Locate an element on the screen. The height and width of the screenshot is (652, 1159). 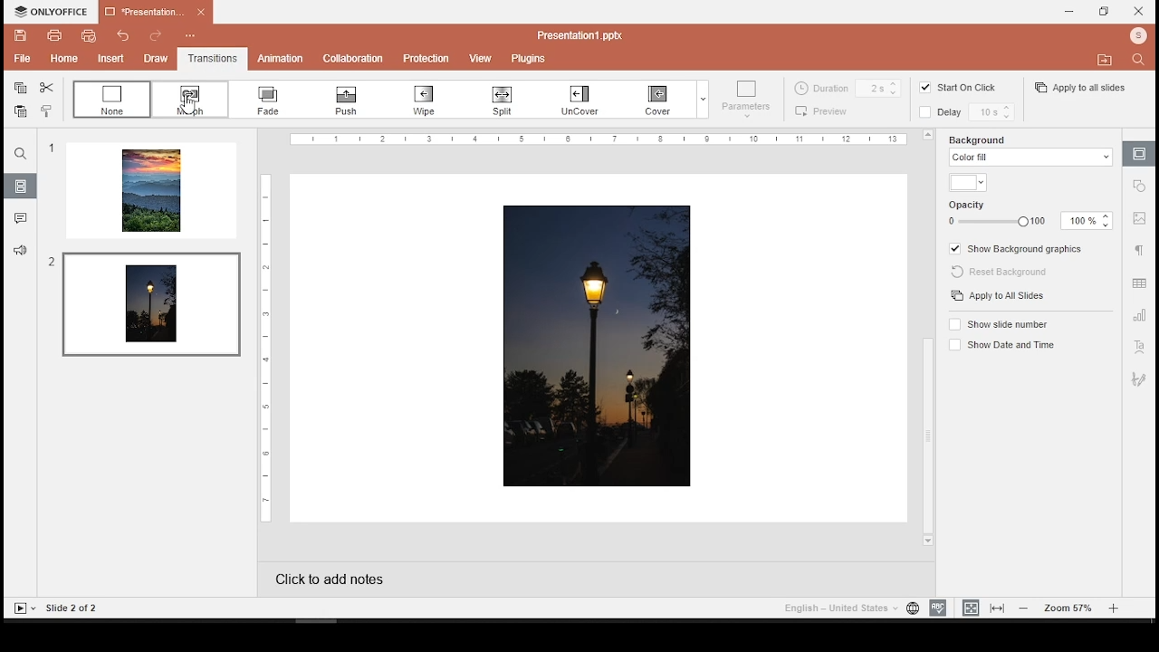
search is located at coordinates (1141, 62).